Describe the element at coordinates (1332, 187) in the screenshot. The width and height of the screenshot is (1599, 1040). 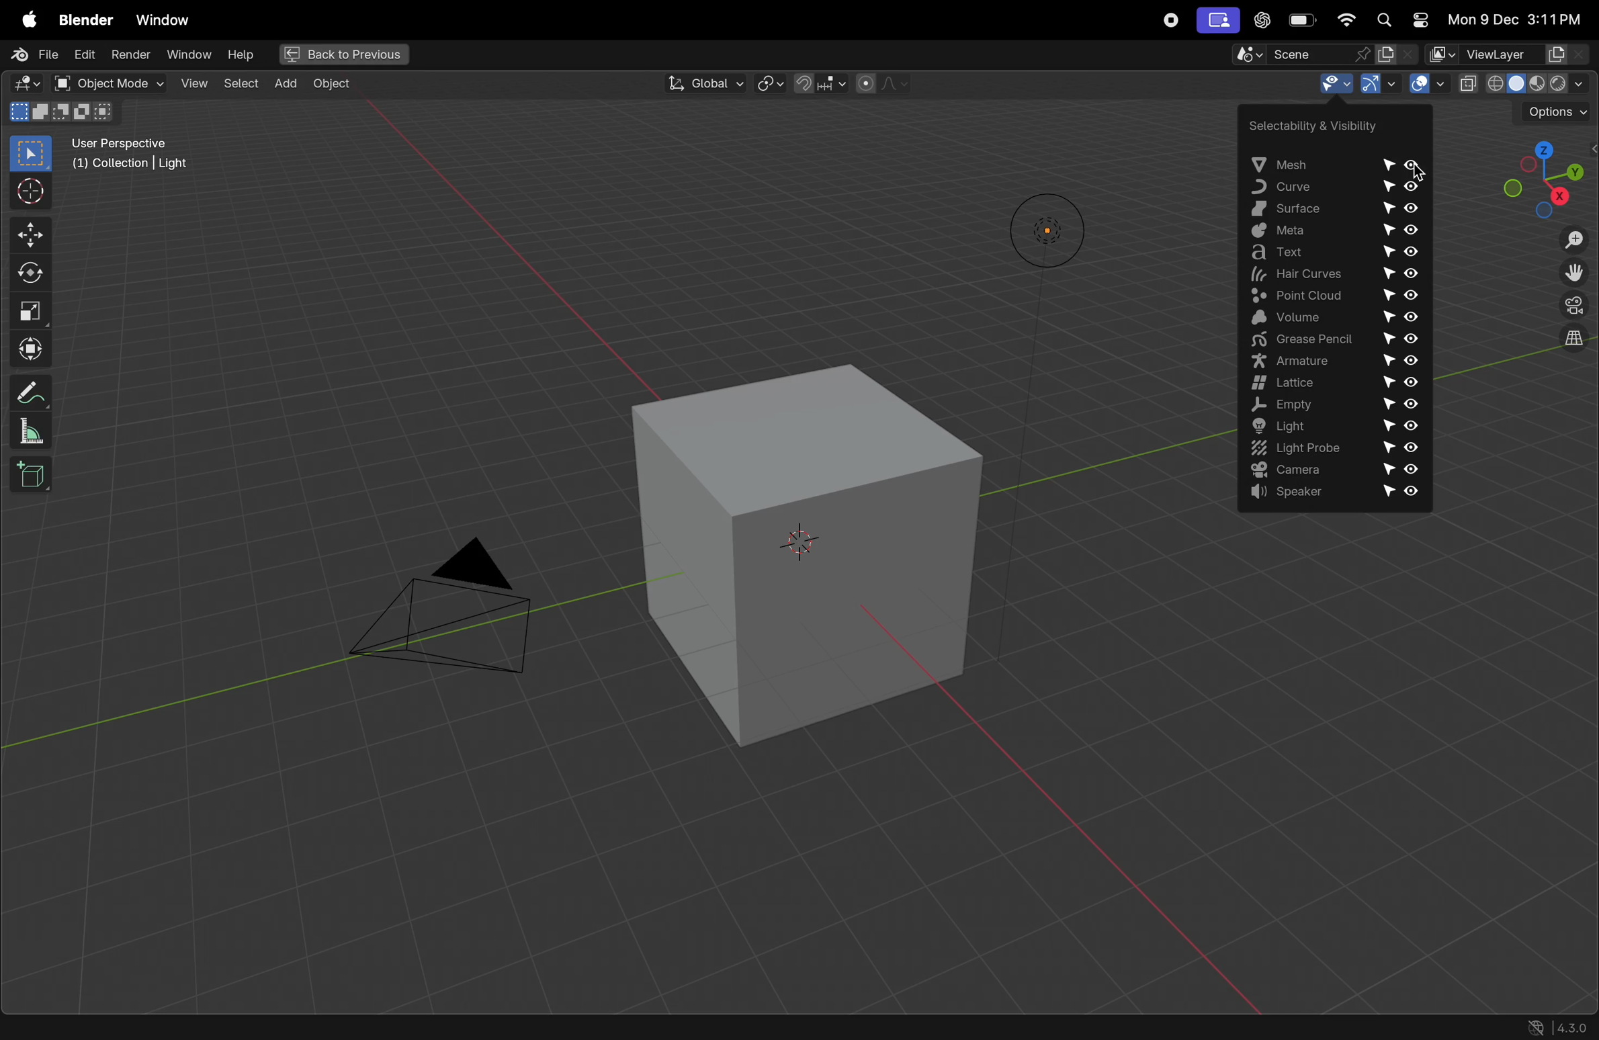
I see `curve` at that location.